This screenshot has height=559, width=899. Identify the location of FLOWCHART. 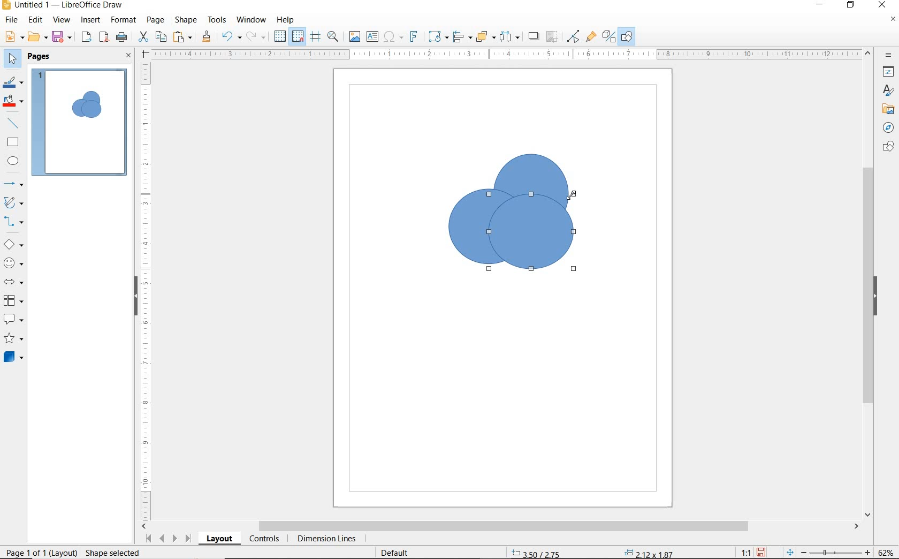
(13, 301).